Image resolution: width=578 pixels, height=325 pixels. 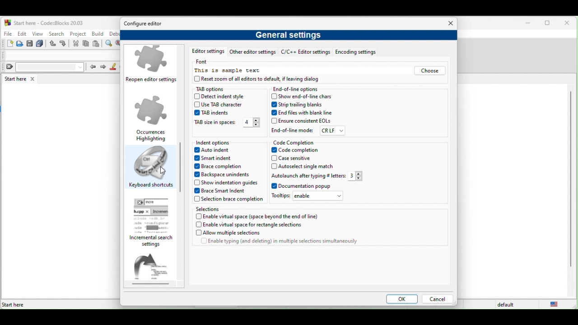 What do you see at coordinates (249, 233) in the screenshot?
I see `allow multiple selections` at bounding box center [249, 233].